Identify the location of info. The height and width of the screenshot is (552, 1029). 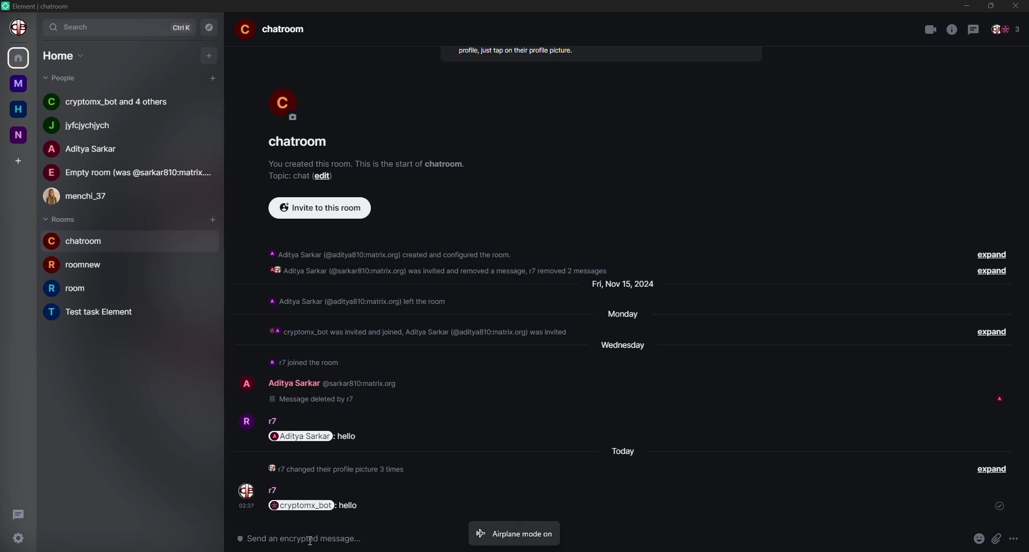
(443, 260).